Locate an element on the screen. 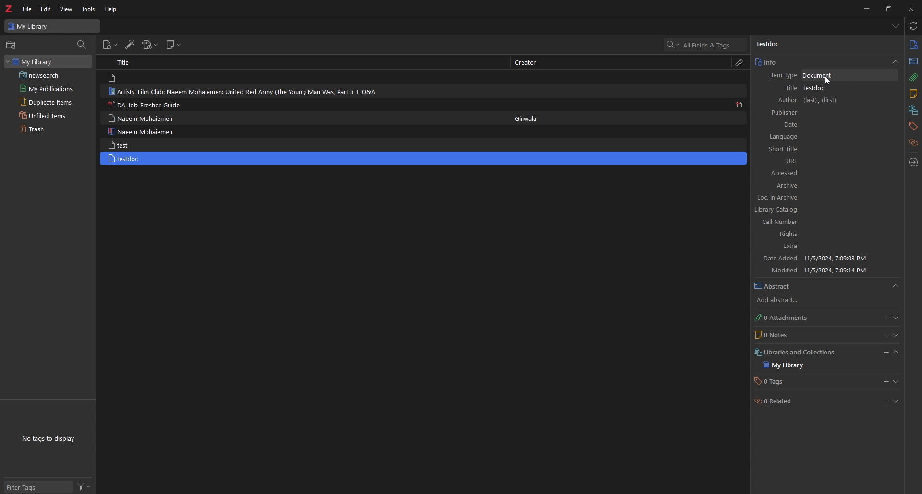 The width and height of the screenshot is (922, 494). testdoc is located at coordinates (143, 158).